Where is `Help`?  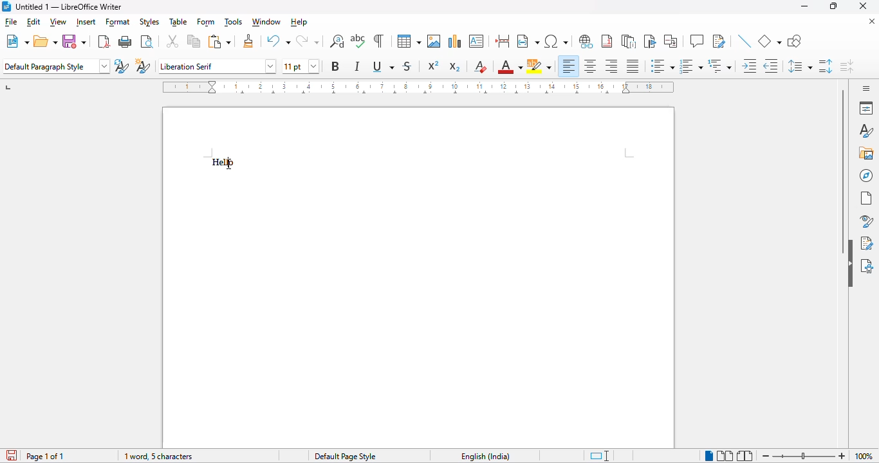 Help is located at coordinates (419, 276).